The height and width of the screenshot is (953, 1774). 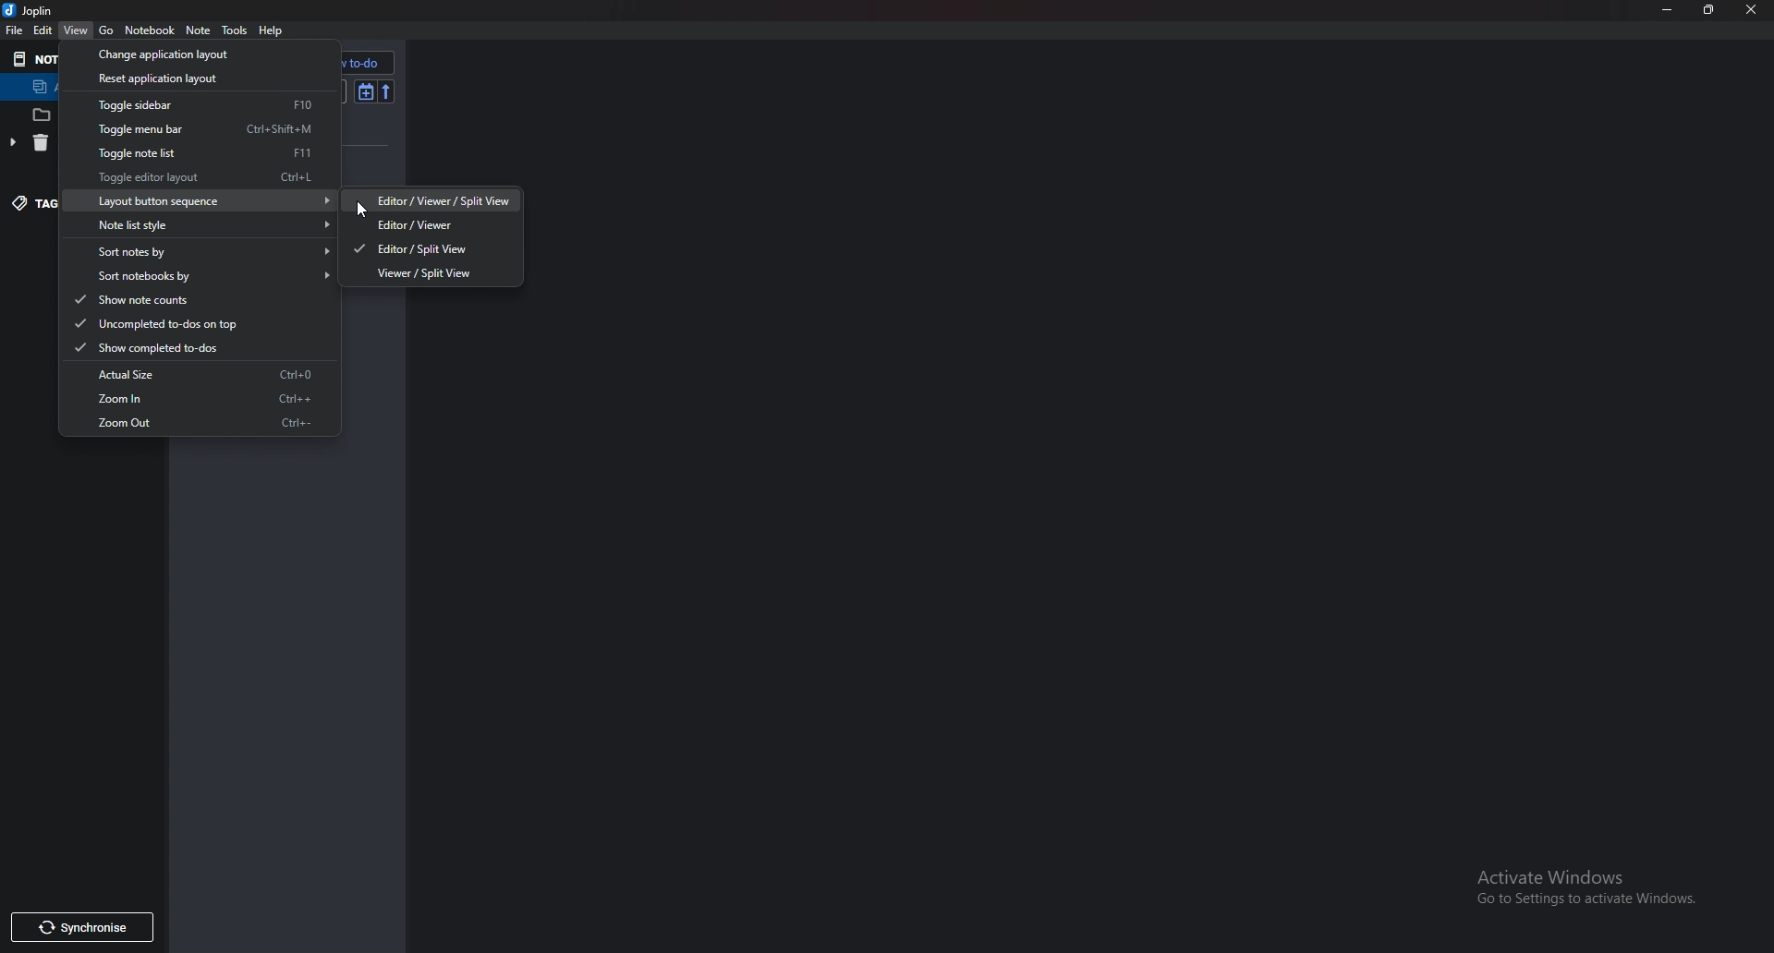 I want to click on Toggle sidebar, so click(x=194, y=106).